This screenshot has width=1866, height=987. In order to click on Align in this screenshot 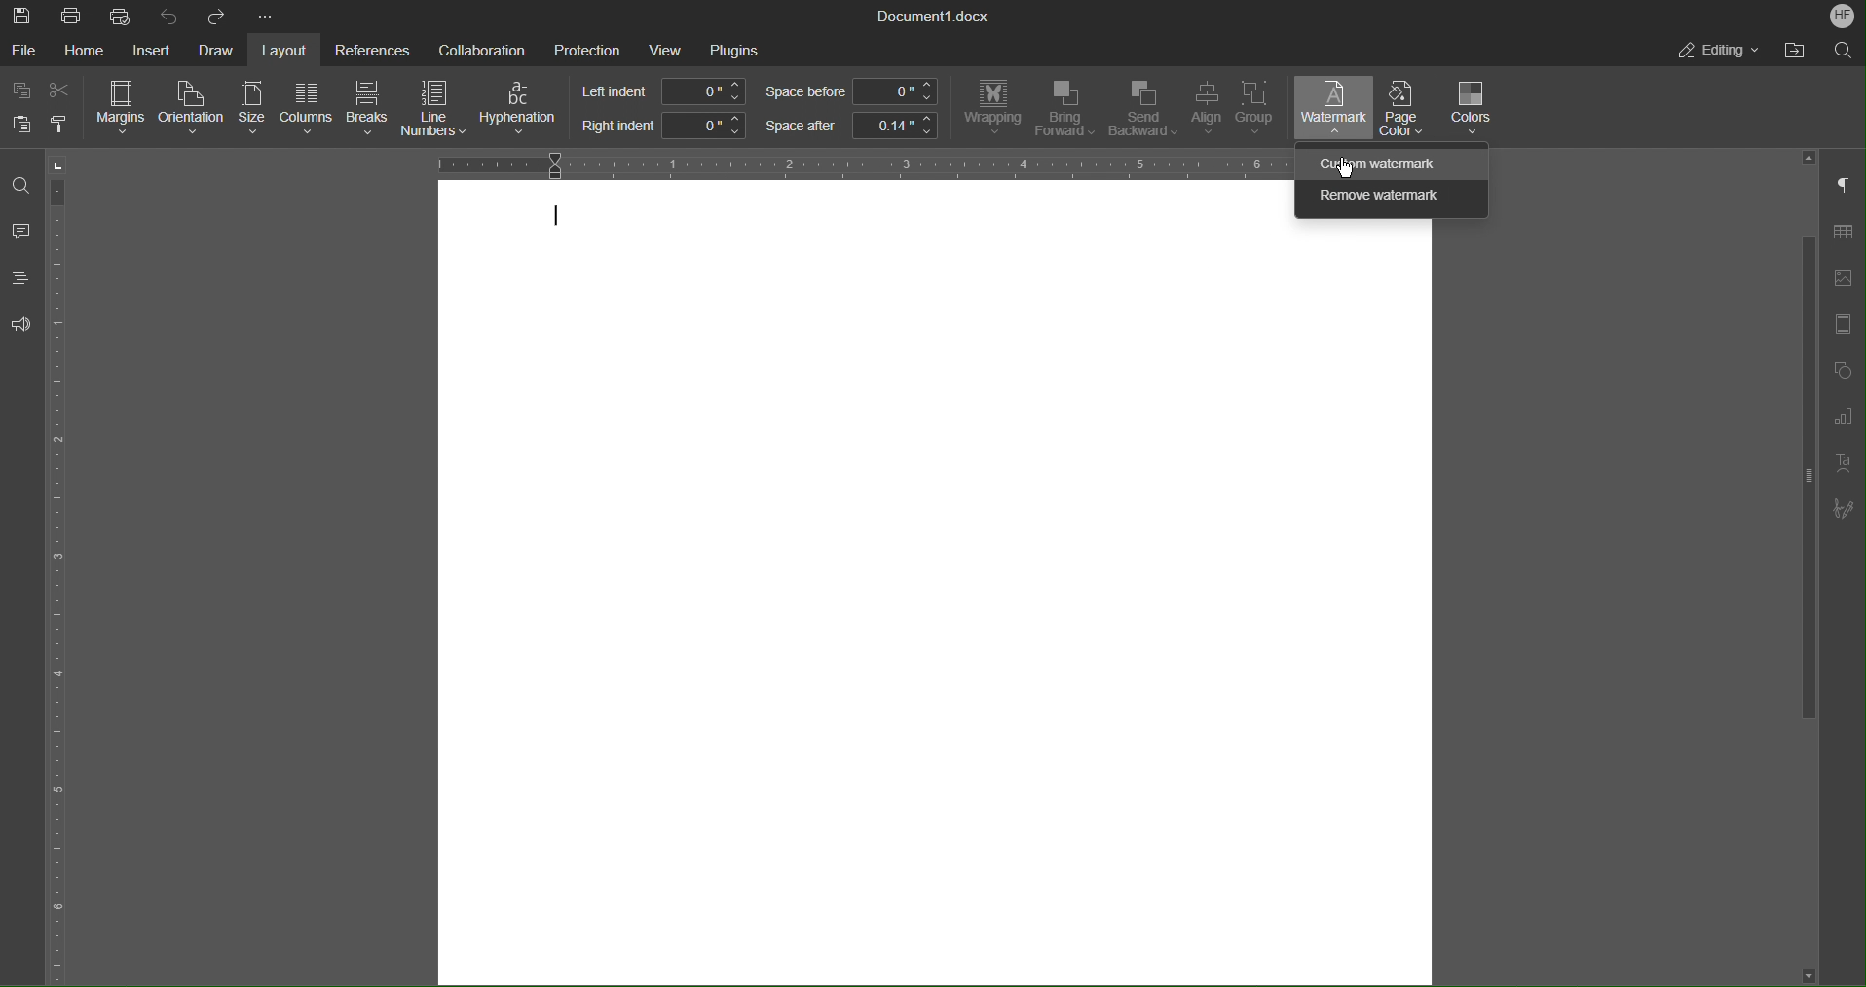, I will do `click(1205, 110)`.